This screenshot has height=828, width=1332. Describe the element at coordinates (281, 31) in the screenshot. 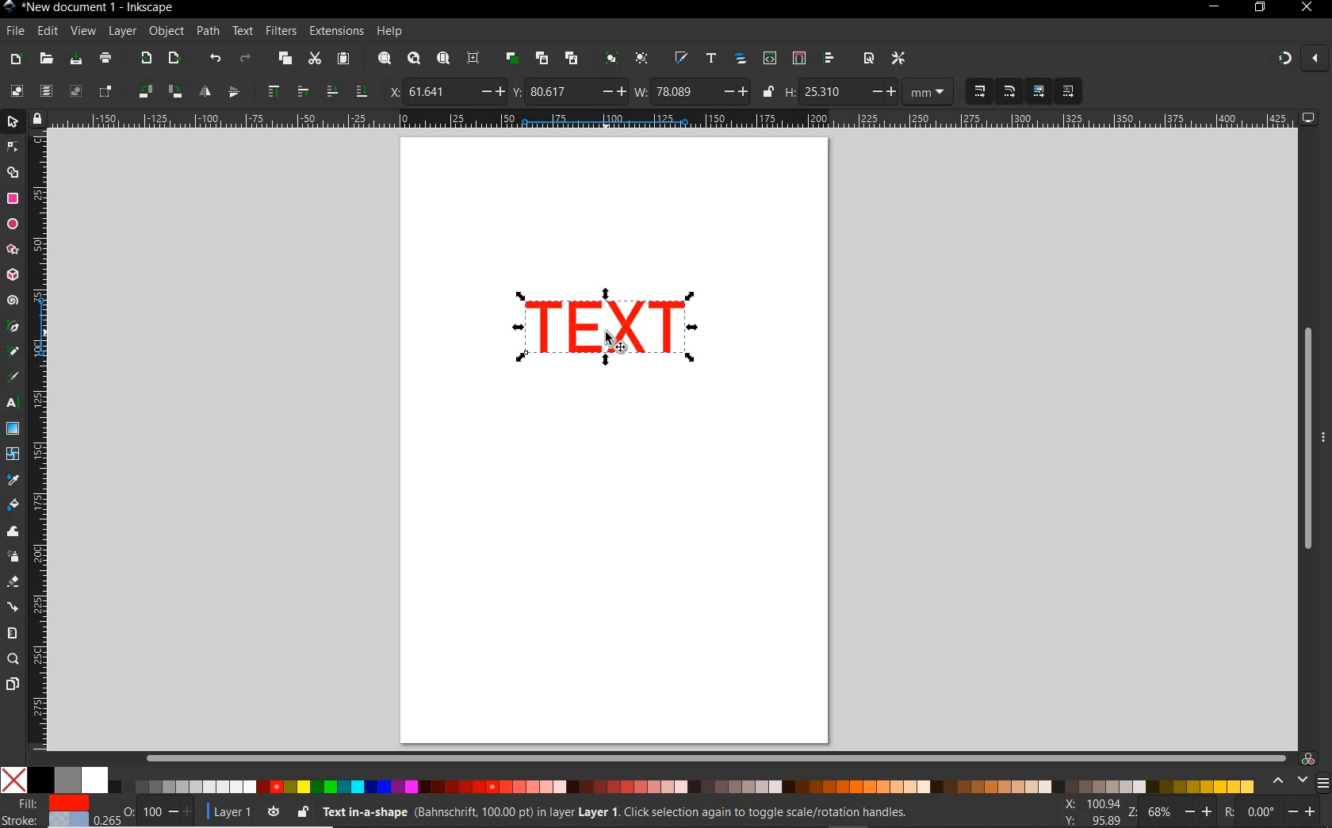

I see `filters` at that location.